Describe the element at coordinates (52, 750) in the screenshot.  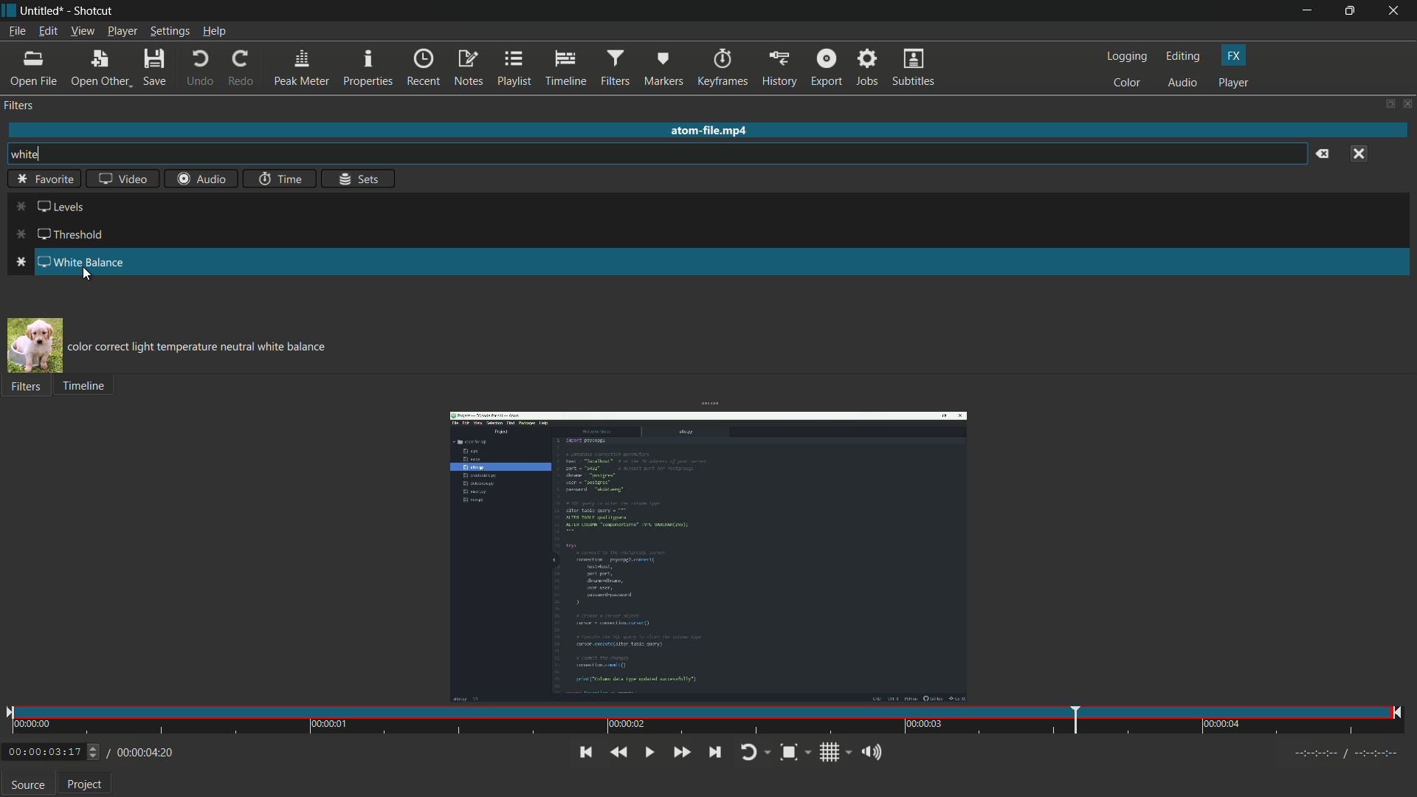
I see `0:00:03:17 (current time)` at that location.